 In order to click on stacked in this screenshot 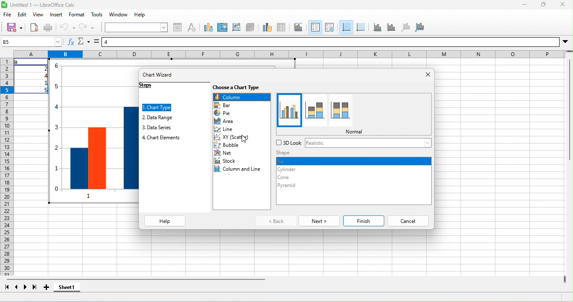, I will do `click(315, 110)`.